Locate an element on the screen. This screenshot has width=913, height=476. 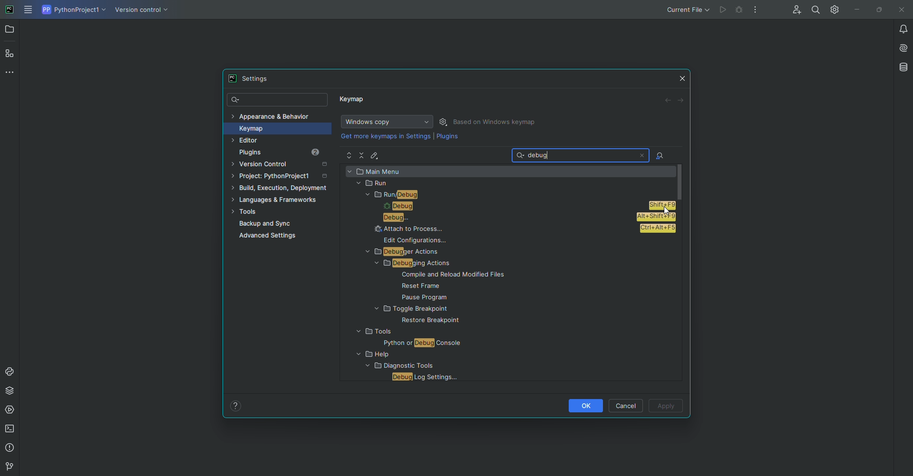
FILE NAME is located at coordinates (456, 276).